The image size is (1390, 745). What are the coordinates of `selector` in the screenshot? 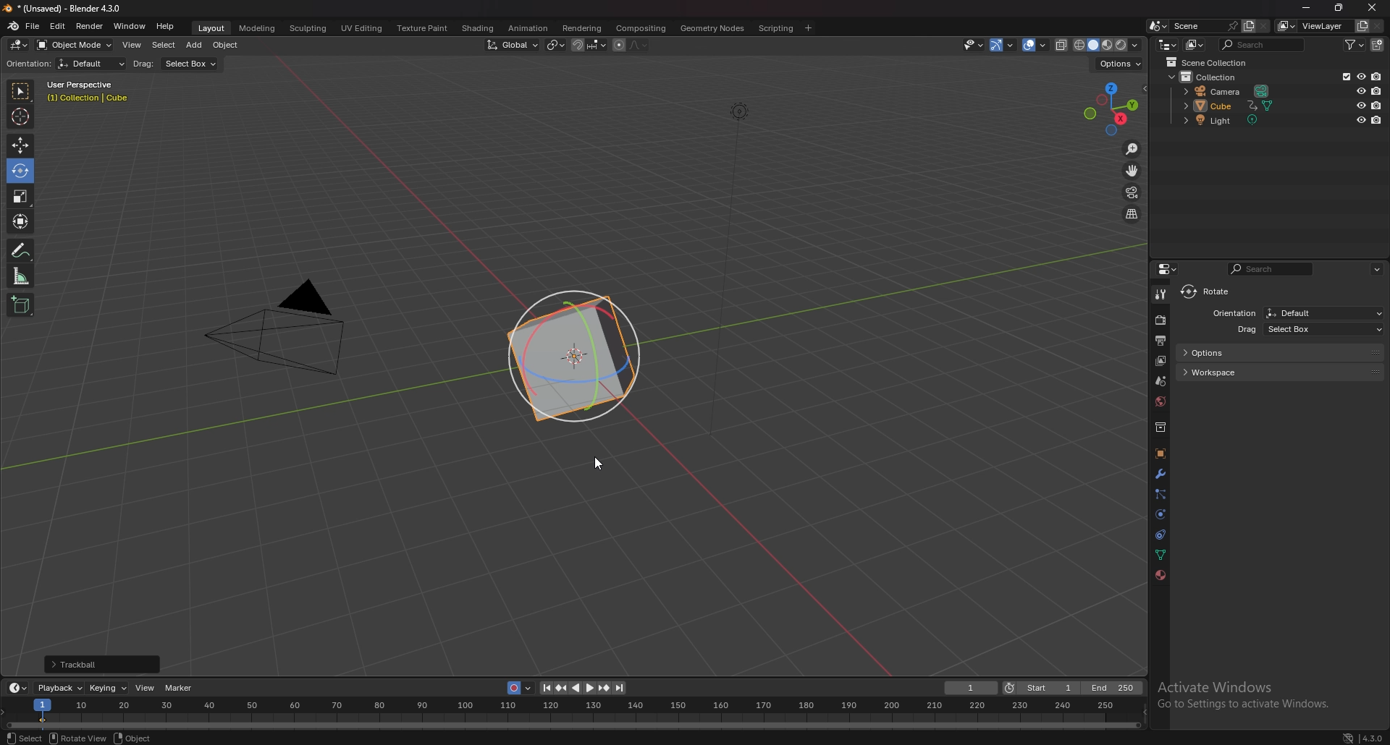 It's located at (20, 92).